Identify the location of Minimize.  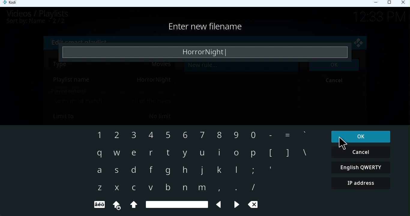
(378, 4).